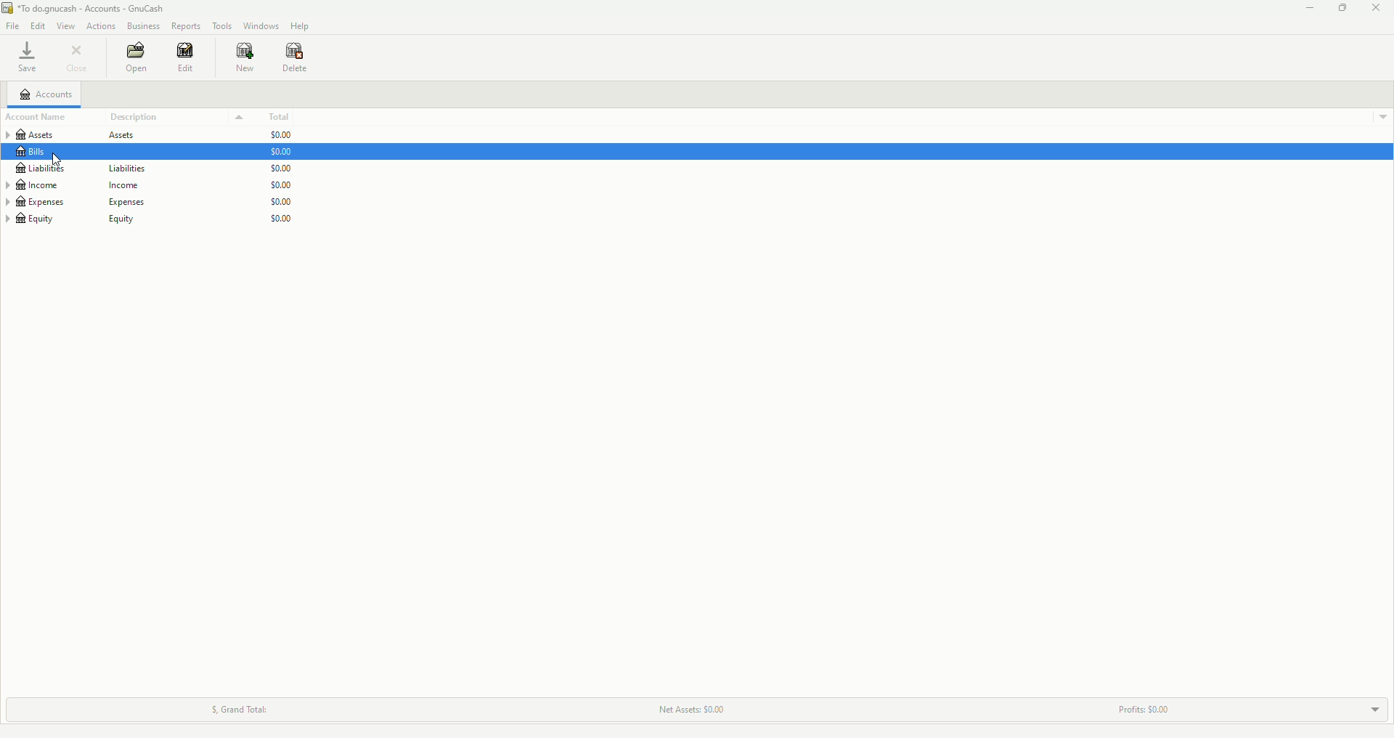 Image resolution: width=1394 pixels, height=738 pixels. Describe the element at coordinates (187, 25) in the screenshot. I see `Reports` at that location.